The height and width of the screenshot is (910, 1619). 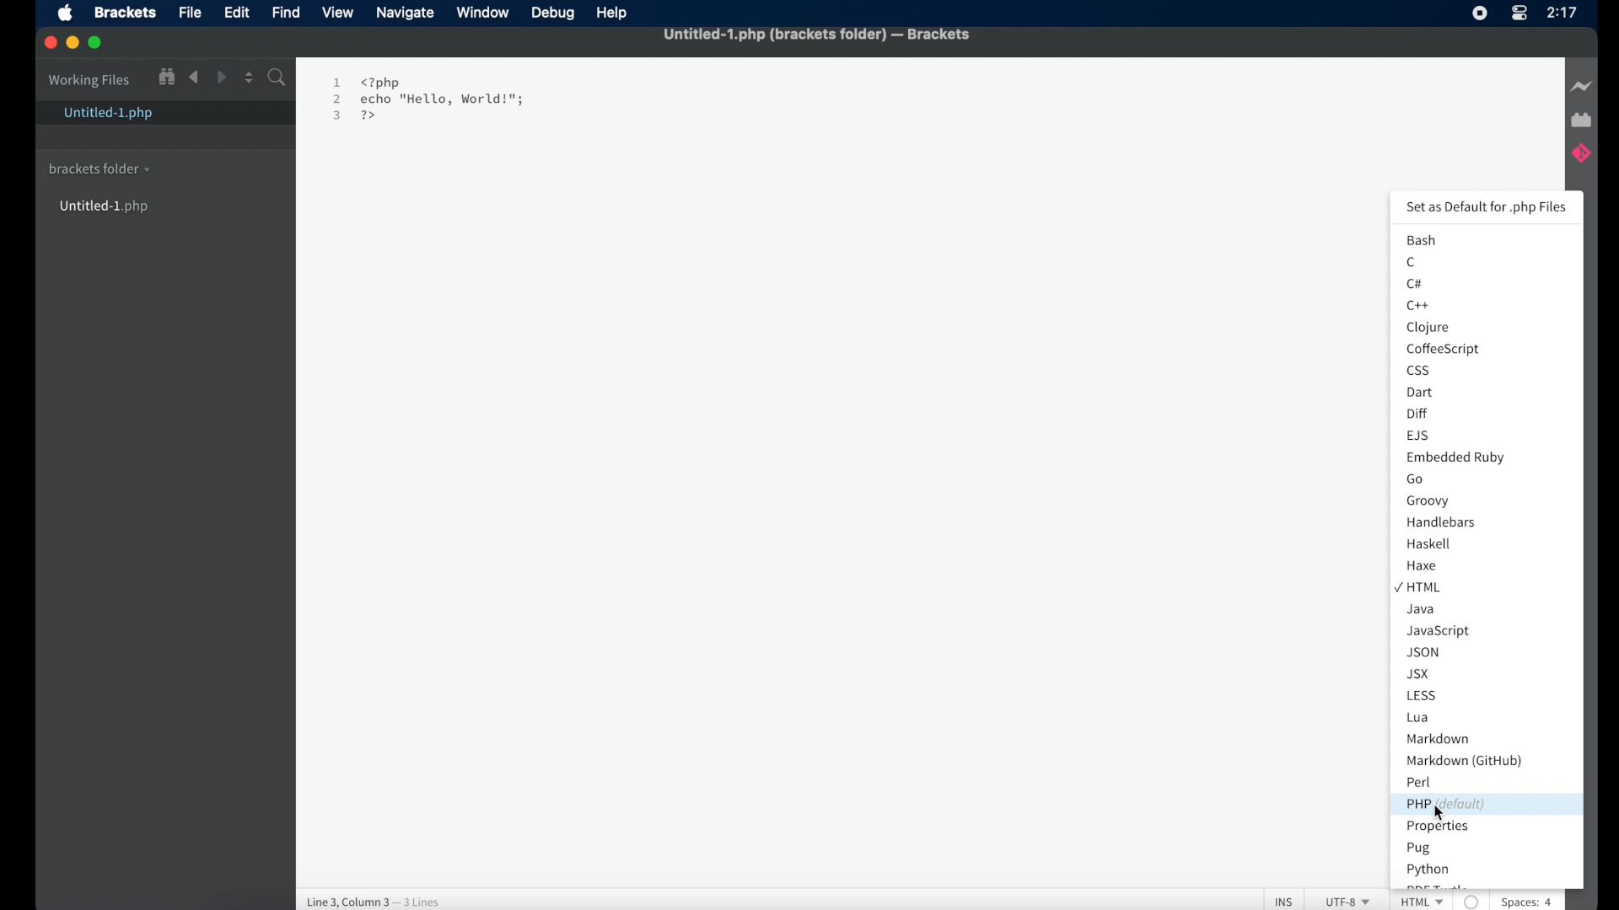 I want to click on 1 <?php
2 echo "Hello, World!";
3 [4d, so click(x=430, y=98).